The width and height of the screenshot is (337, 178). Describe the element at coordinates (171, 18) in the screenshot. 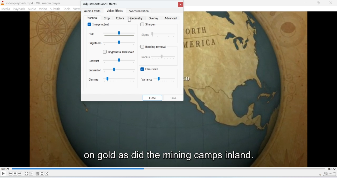

I see `advanced` at that location.